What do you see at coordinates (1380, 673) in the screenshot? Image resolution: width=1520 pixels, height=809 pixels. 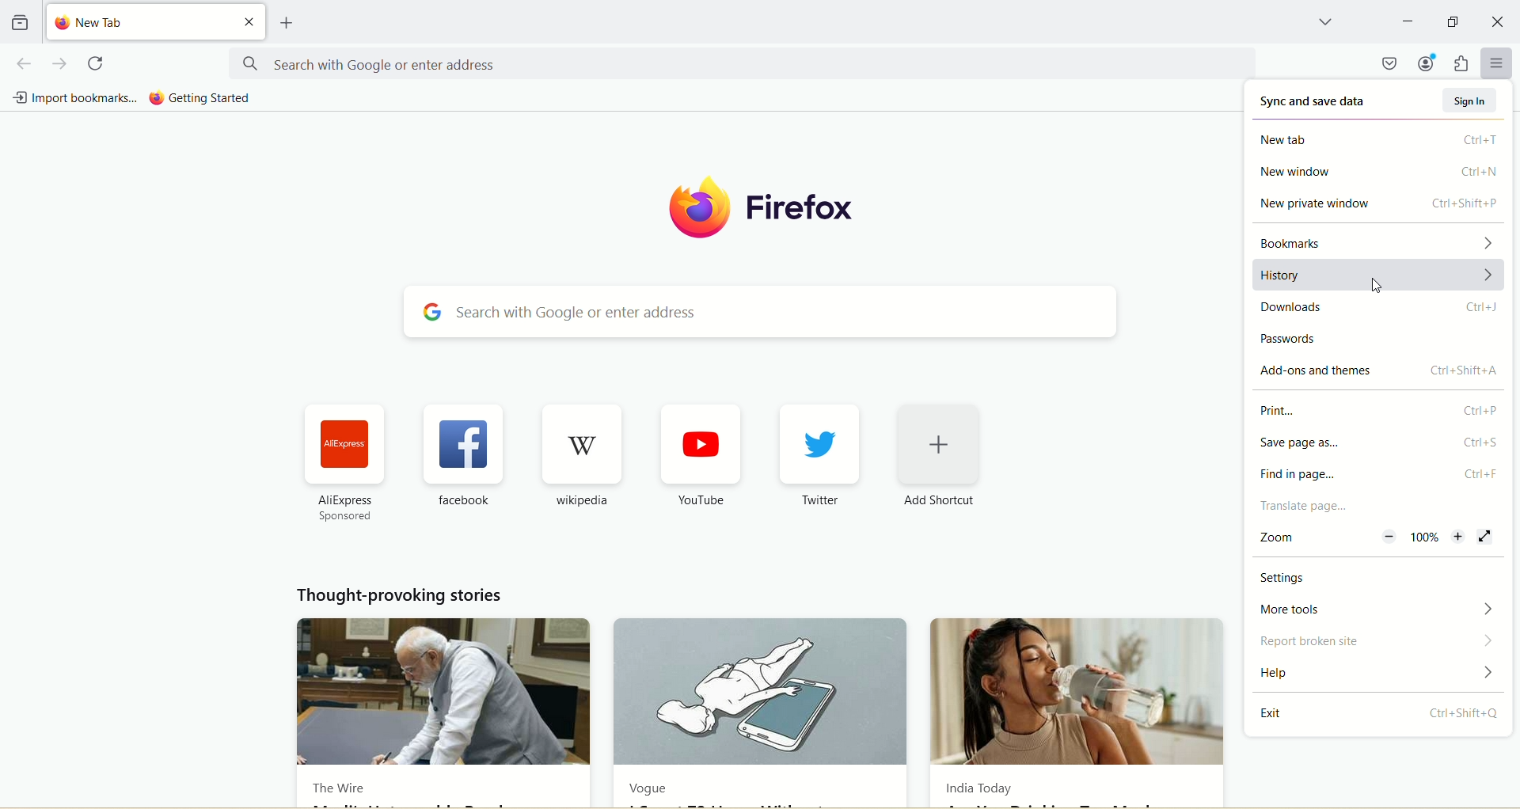 I see `help` at bounding box center [1380, 673].